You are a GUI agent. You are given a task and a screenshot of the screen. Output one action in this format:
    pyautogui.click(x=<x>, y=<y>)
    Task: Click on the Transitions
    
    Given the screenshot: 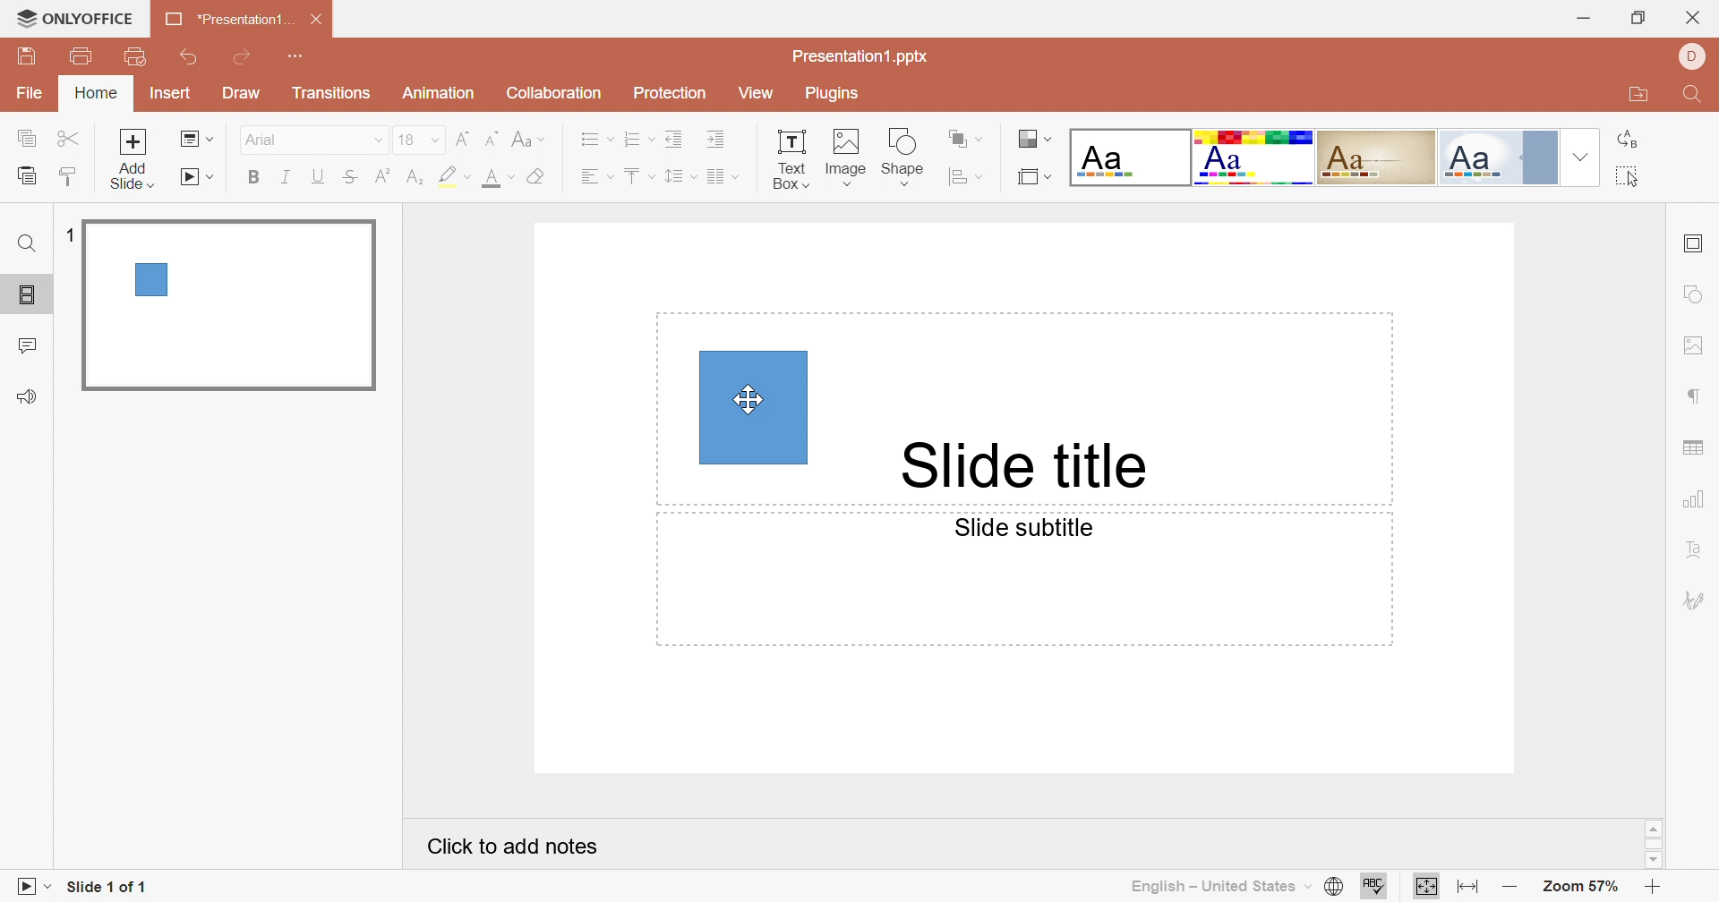 What is the action you would take?
    pyautogui.click(x=336, y=96)
    